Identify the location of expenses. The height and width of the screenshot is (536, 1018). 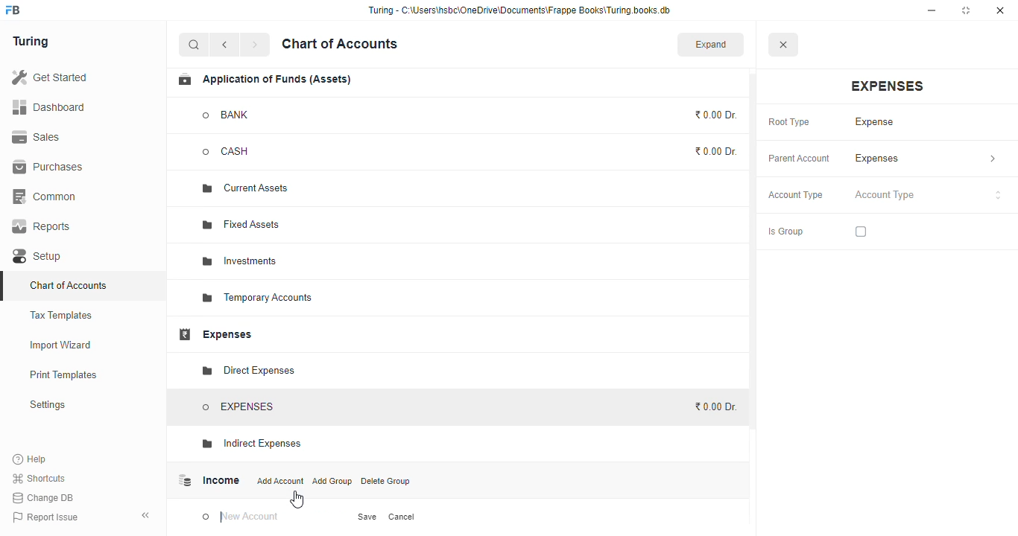
(888, 86).